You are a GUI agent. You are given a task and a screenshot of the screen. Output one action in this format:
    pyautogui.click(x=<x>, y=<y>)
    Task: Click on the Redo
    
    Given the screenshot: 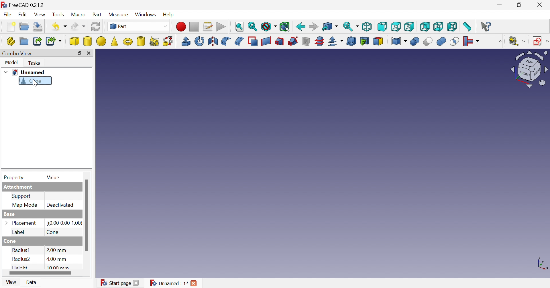 What is the action you would take?
    pyautogui.click(x=78, y=27)
    